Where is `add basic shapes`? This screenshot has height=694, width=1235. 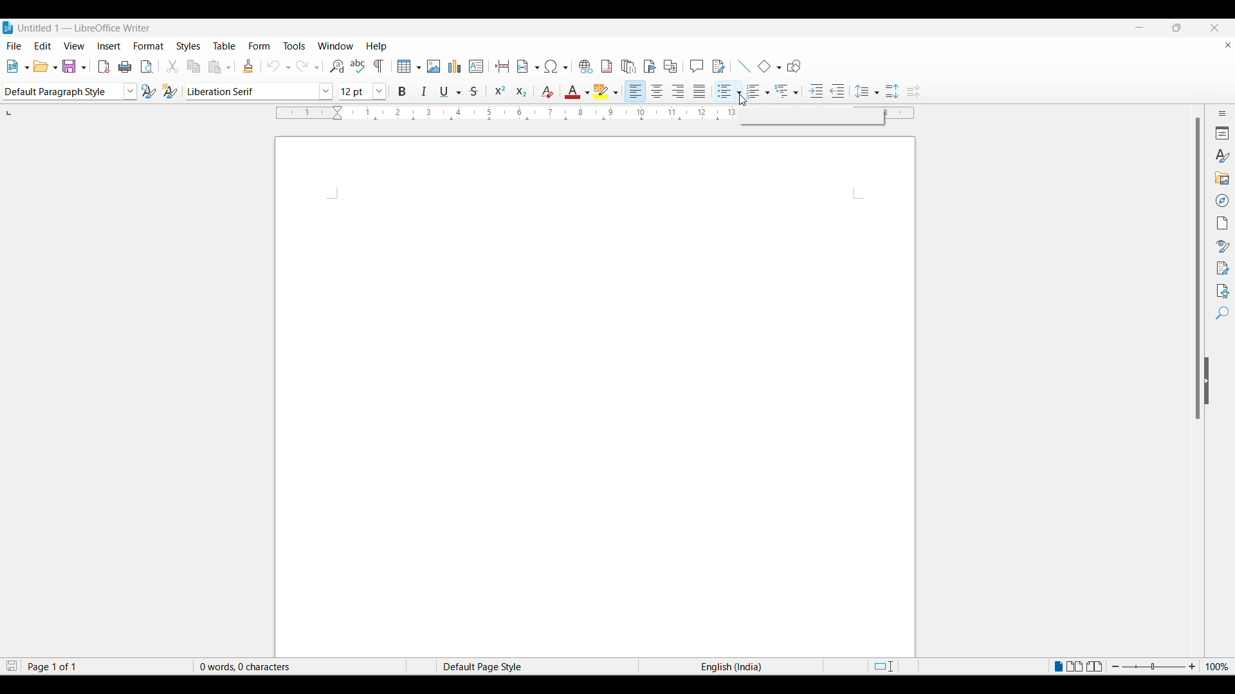
add basic shapes is located at coordinates (769, 66).